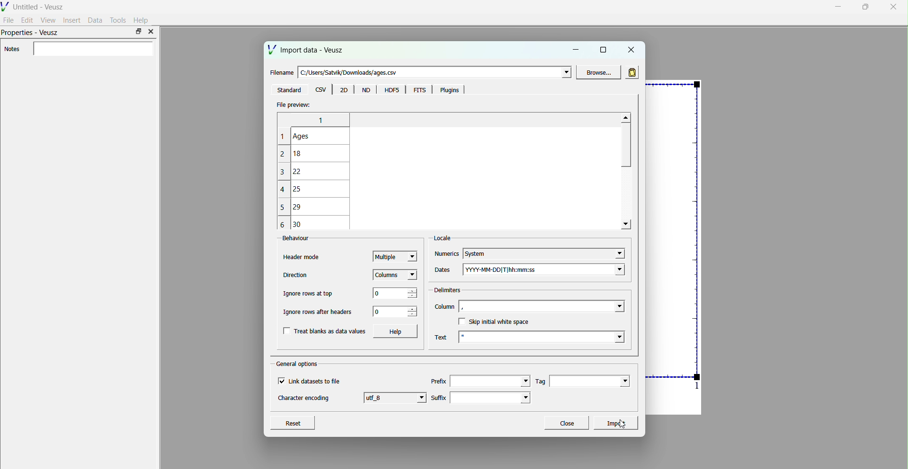 The width and height of the screenshot is (908, 469). Describe the element at coordinates (863, 7) in the screenshot. I see `maximise` at that location.